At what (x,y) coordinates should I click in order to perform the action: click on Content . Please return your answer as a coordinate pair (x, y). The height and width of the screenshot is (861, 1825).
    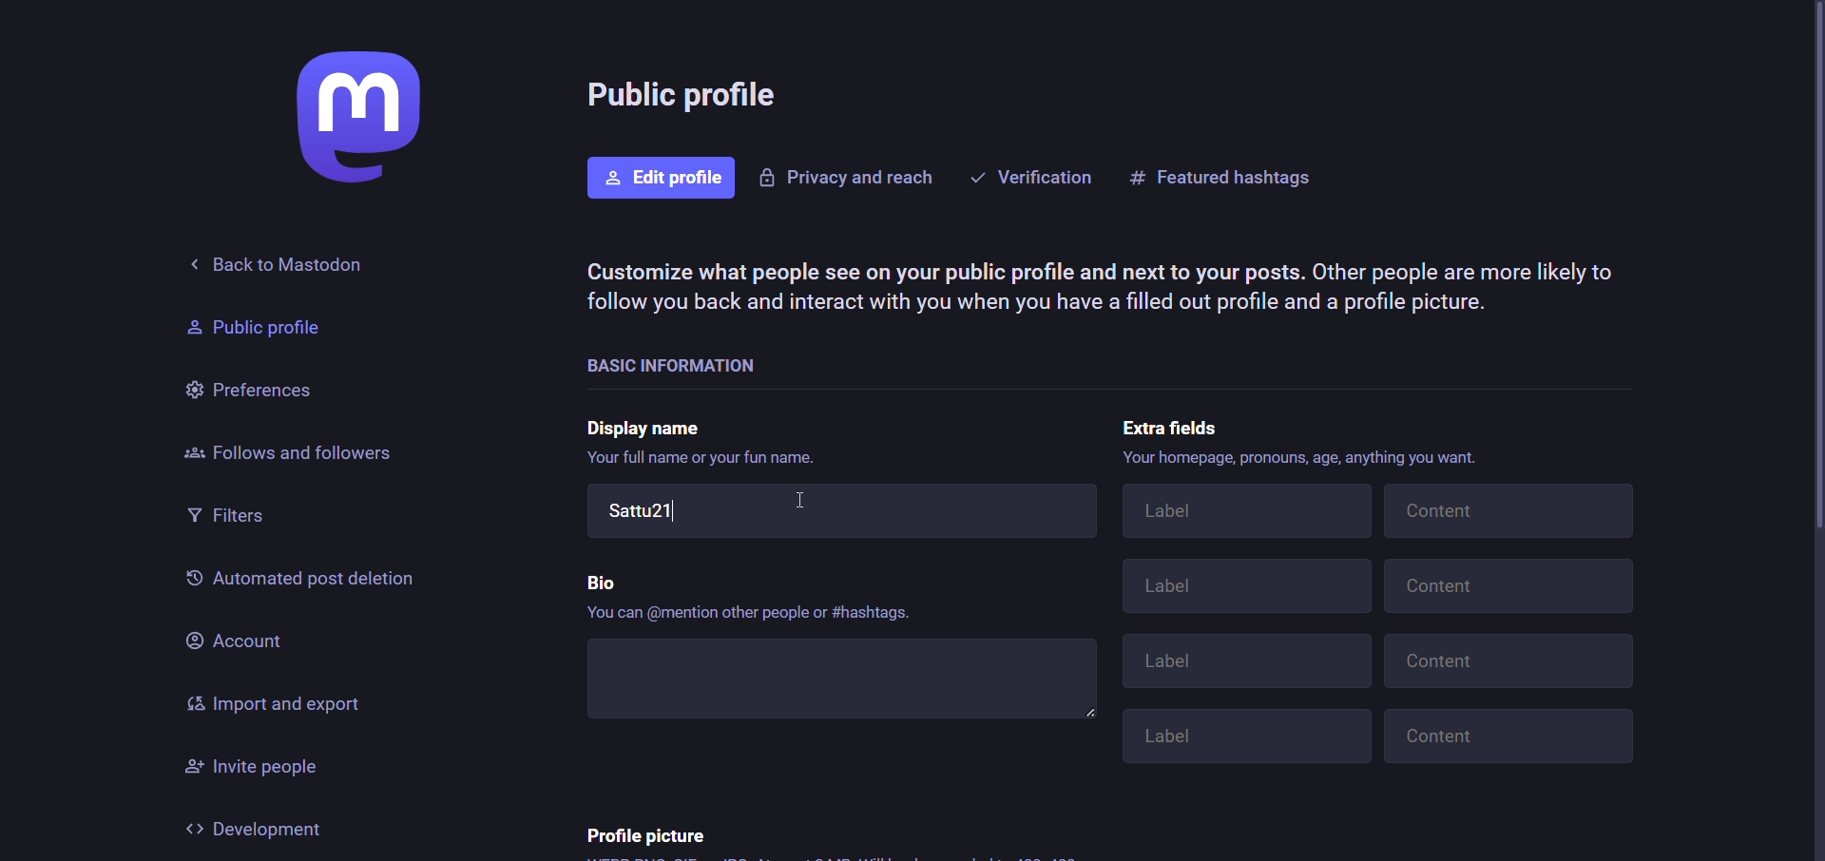
    Looking at the image, I should click on (1509, 586).